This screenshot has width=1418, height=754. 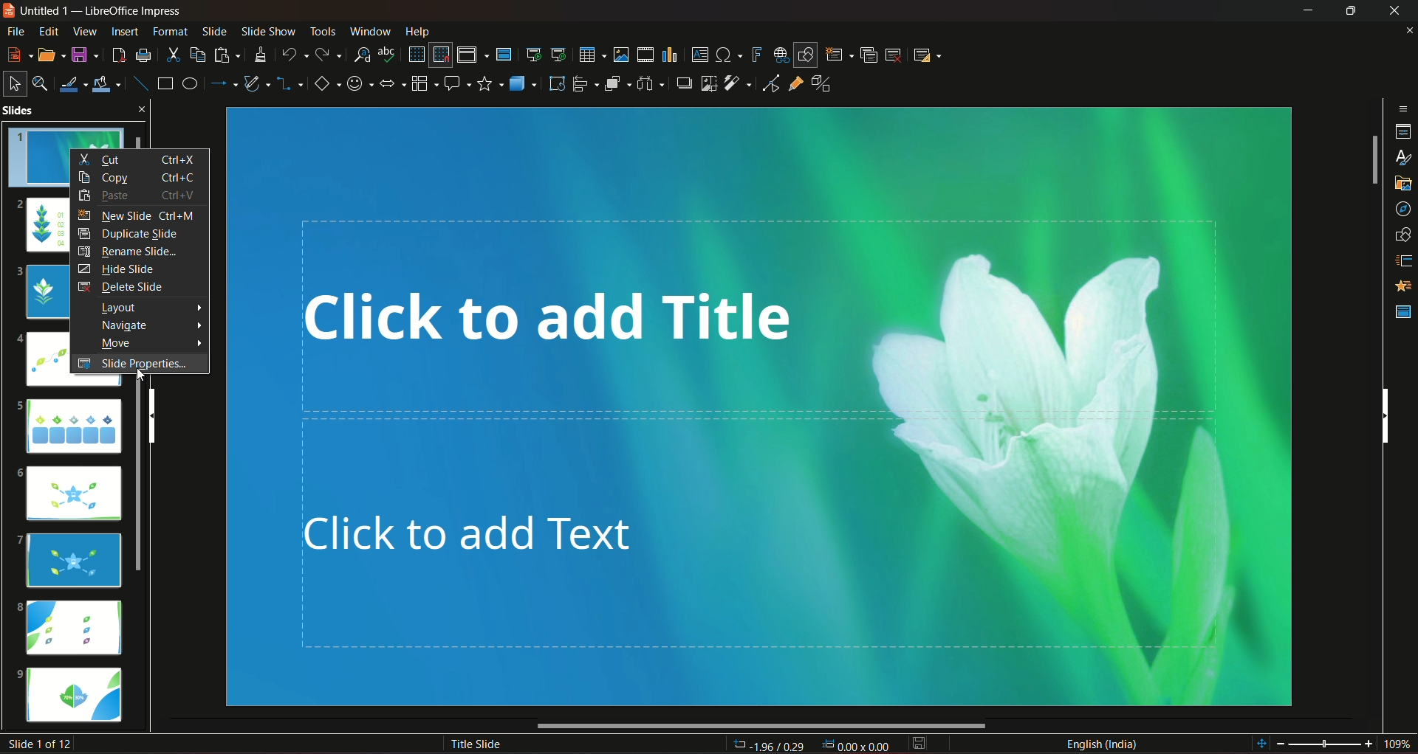 I want to click on click to add text, so click(x=789, y=553).